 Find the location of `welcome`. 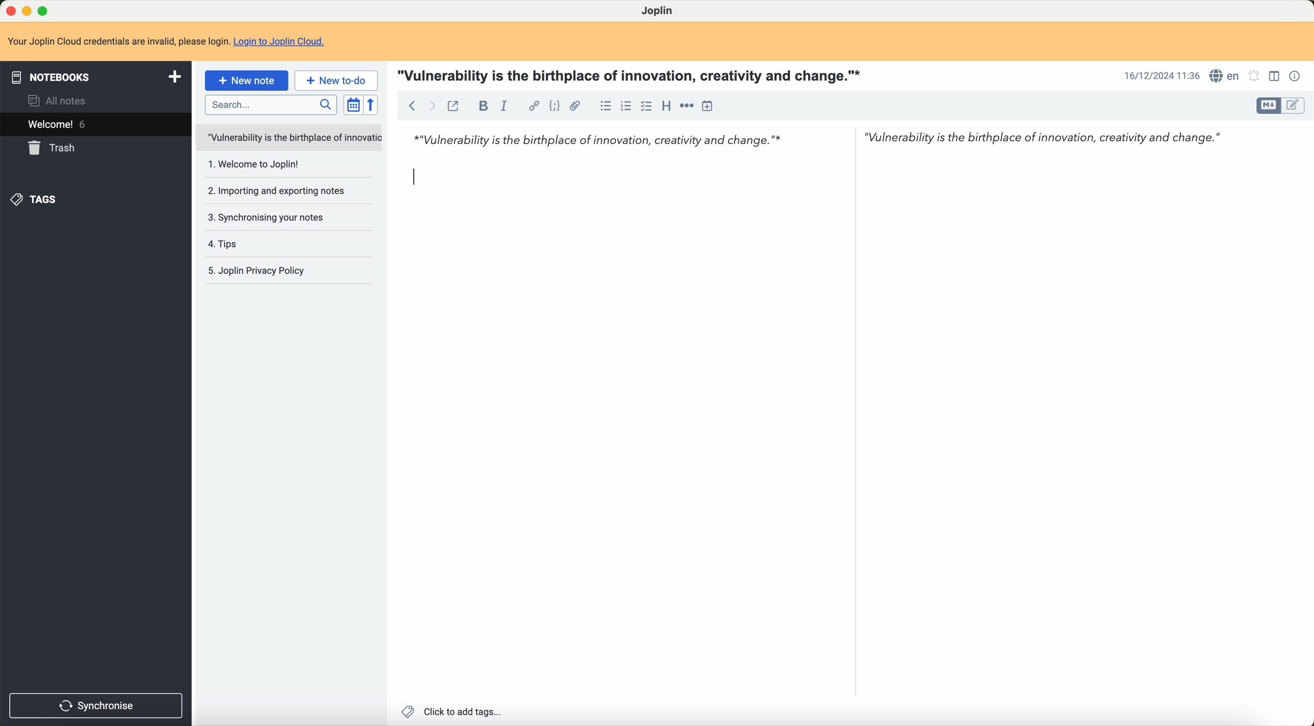

welcome is located at coordinates (59, 126).